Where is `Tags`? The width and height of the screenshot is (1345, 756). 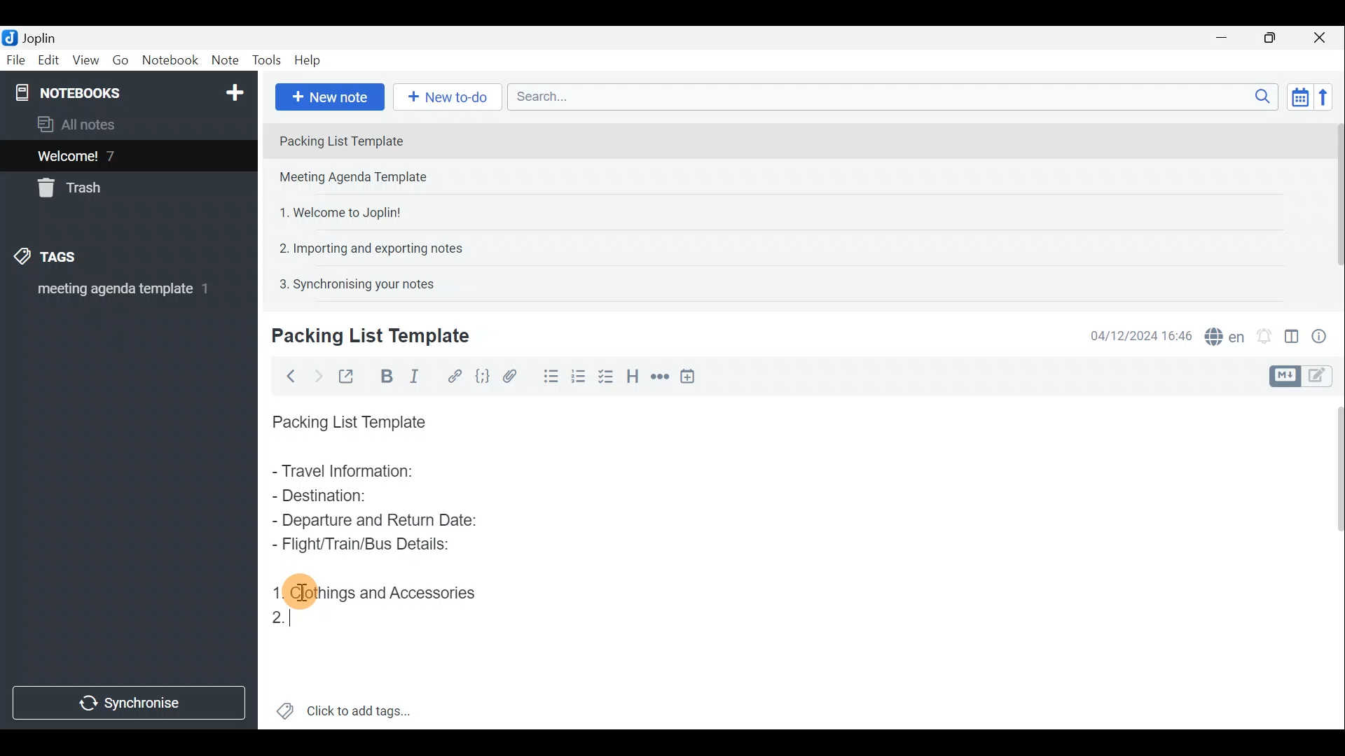
Tags is located at coordinates (68, 259).